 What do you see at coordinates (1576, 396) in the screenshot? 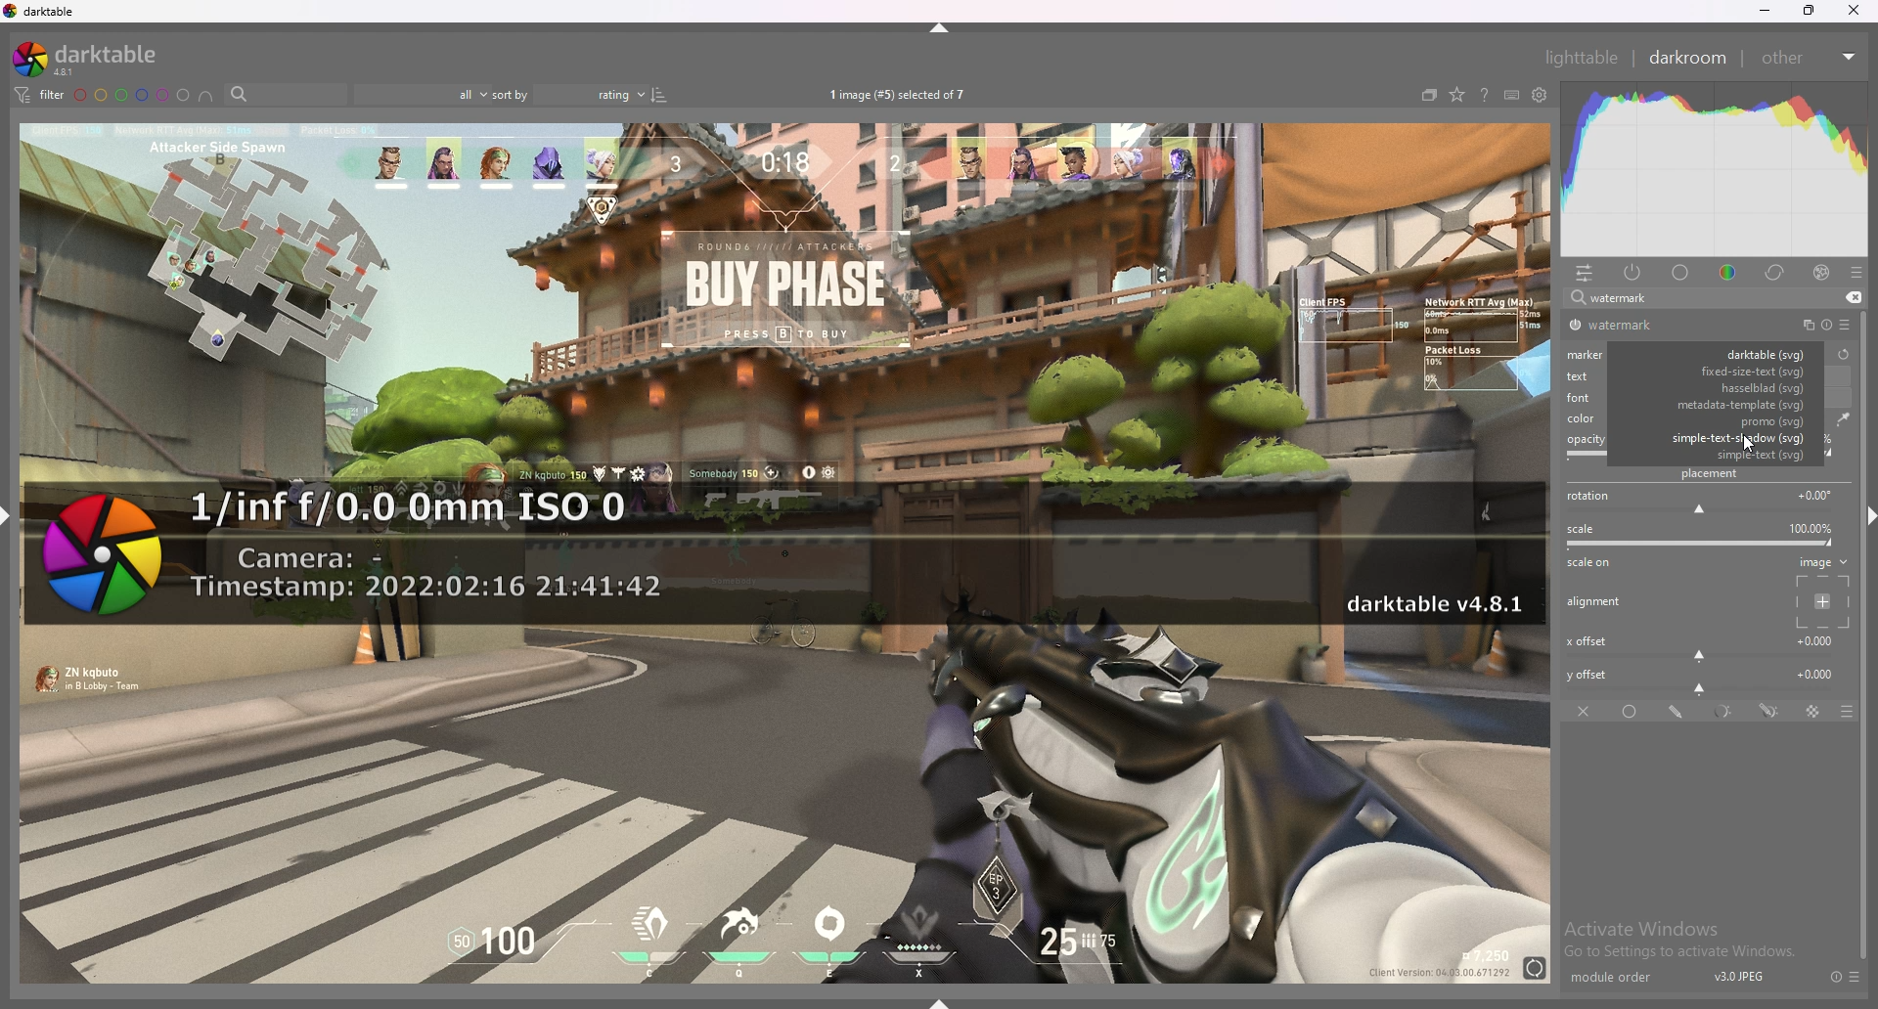
I see `font` at bounding box center [1576, 396].